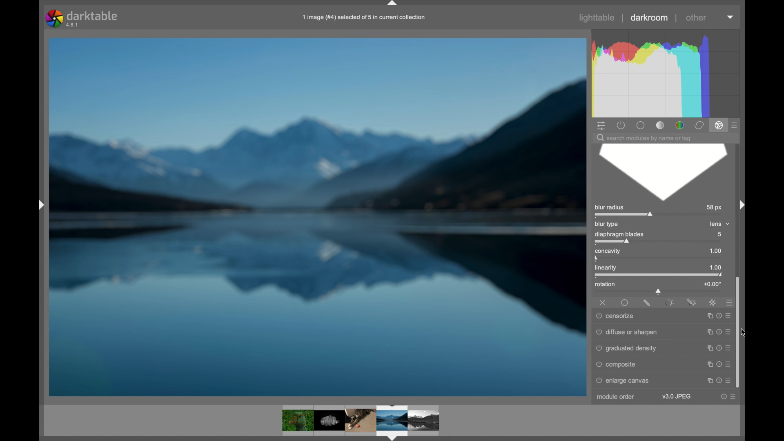 The width and height of the screenshot is (784, 441). What do you see at coordinates (616, 316) in the screenshot?
I see `censorize` at bounding box center [616, 316].